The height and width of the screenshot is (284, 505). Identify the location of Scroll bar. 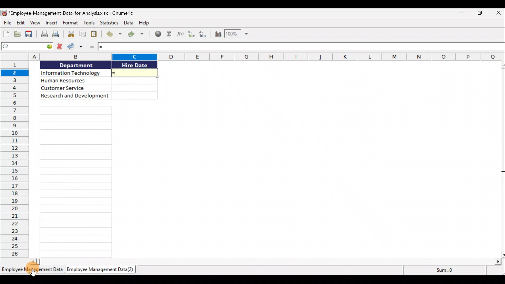
(265, 262).